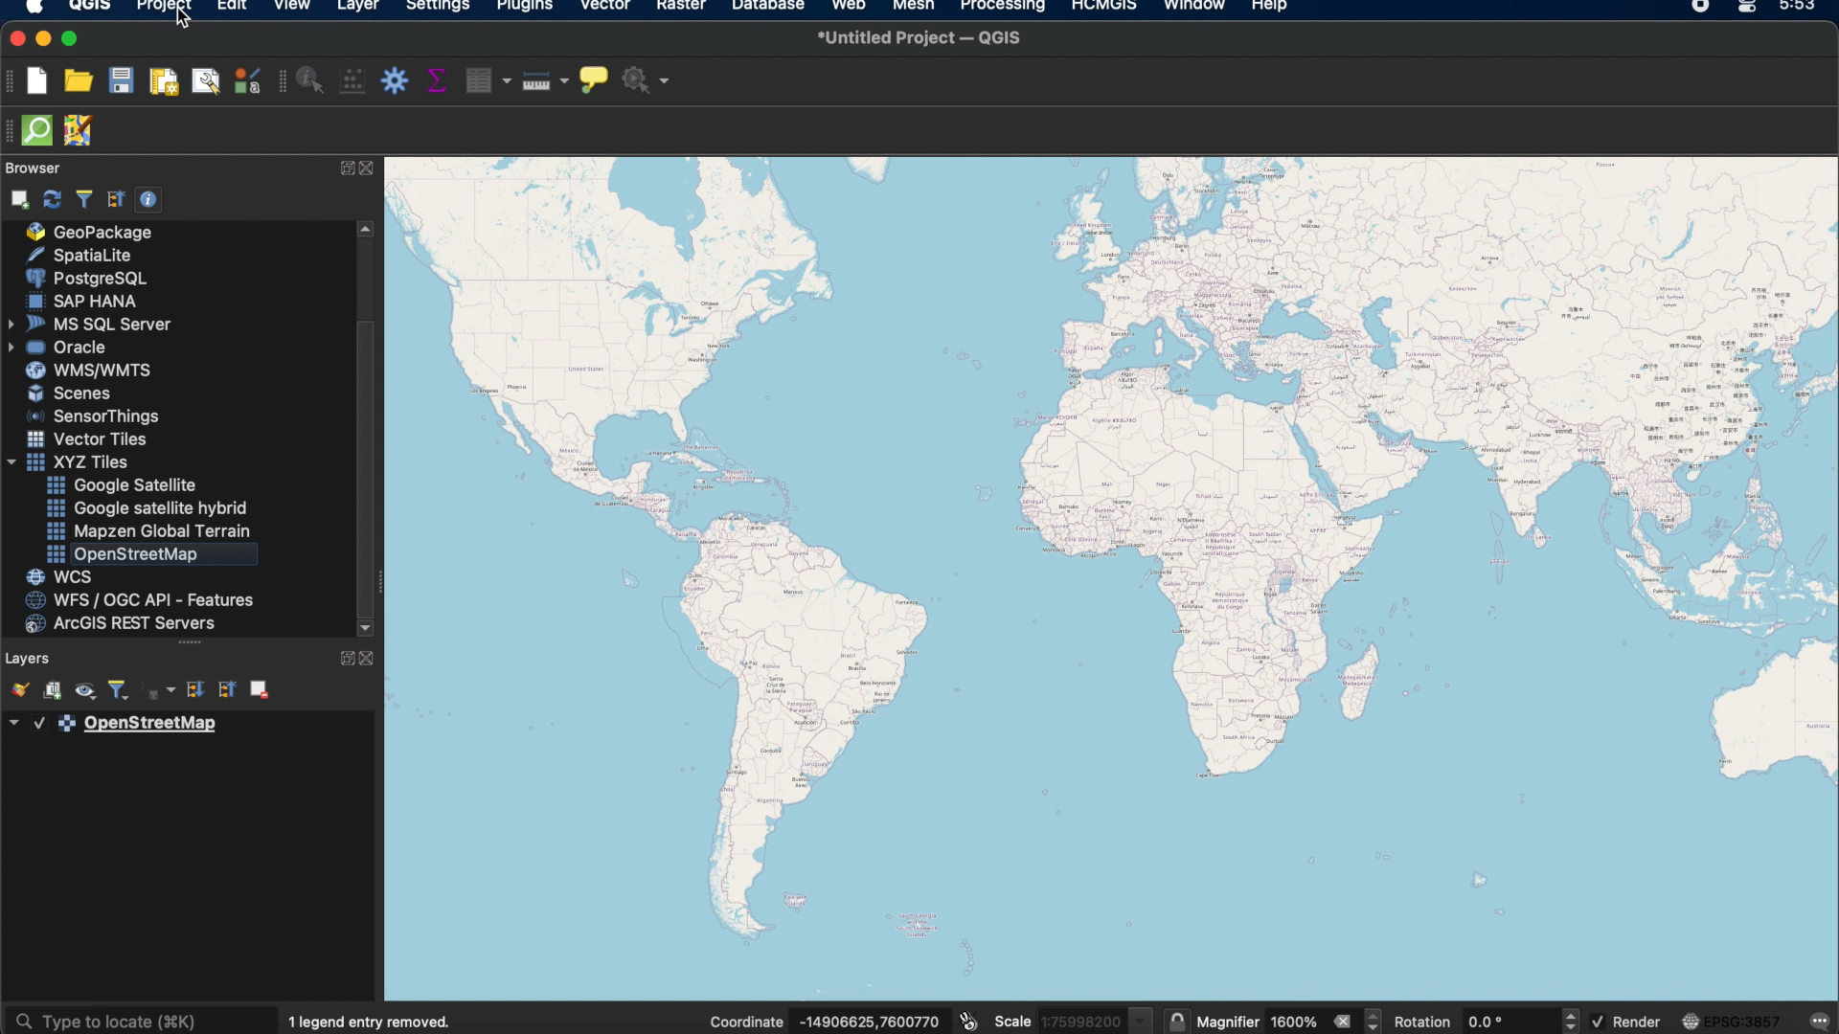 The image size is (1839, 1034). What do you see at coordinates (245, 80) in the screenshot?
I see `style manager` at bounding box center [245, 80].